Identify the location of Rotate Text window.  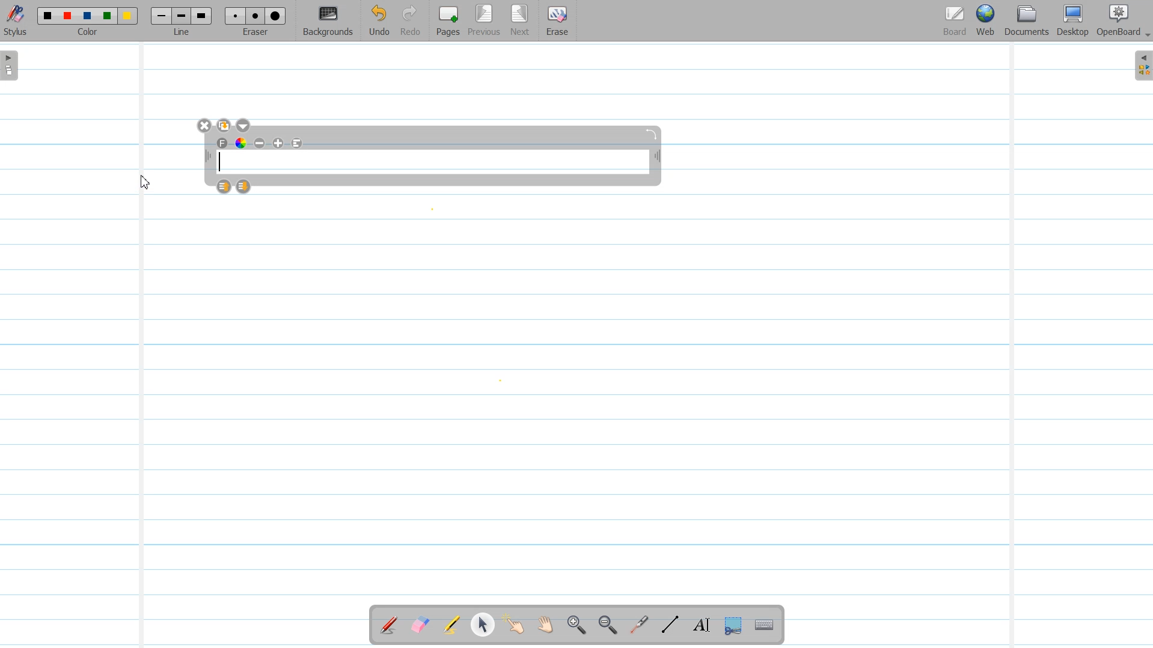
(652, 133).